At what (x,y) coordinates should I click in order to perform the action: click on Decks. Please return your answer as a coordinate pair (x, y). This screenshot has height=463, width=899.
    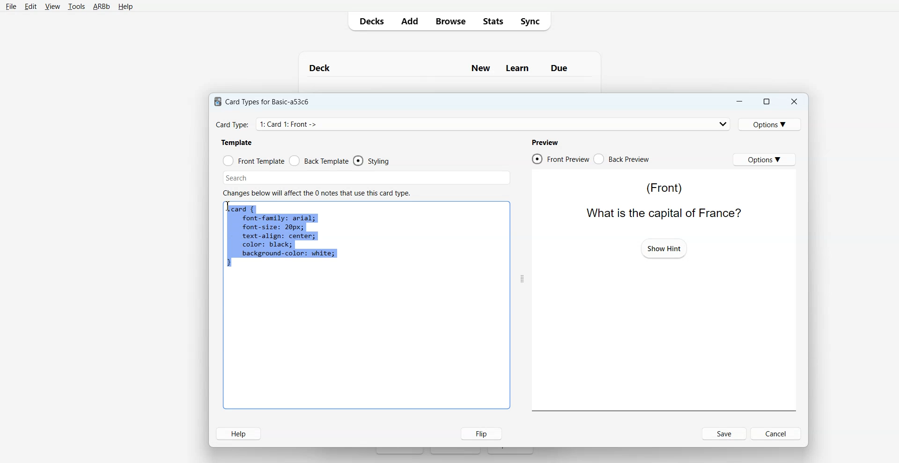
    Looking at the image, I should click on (369, 21).